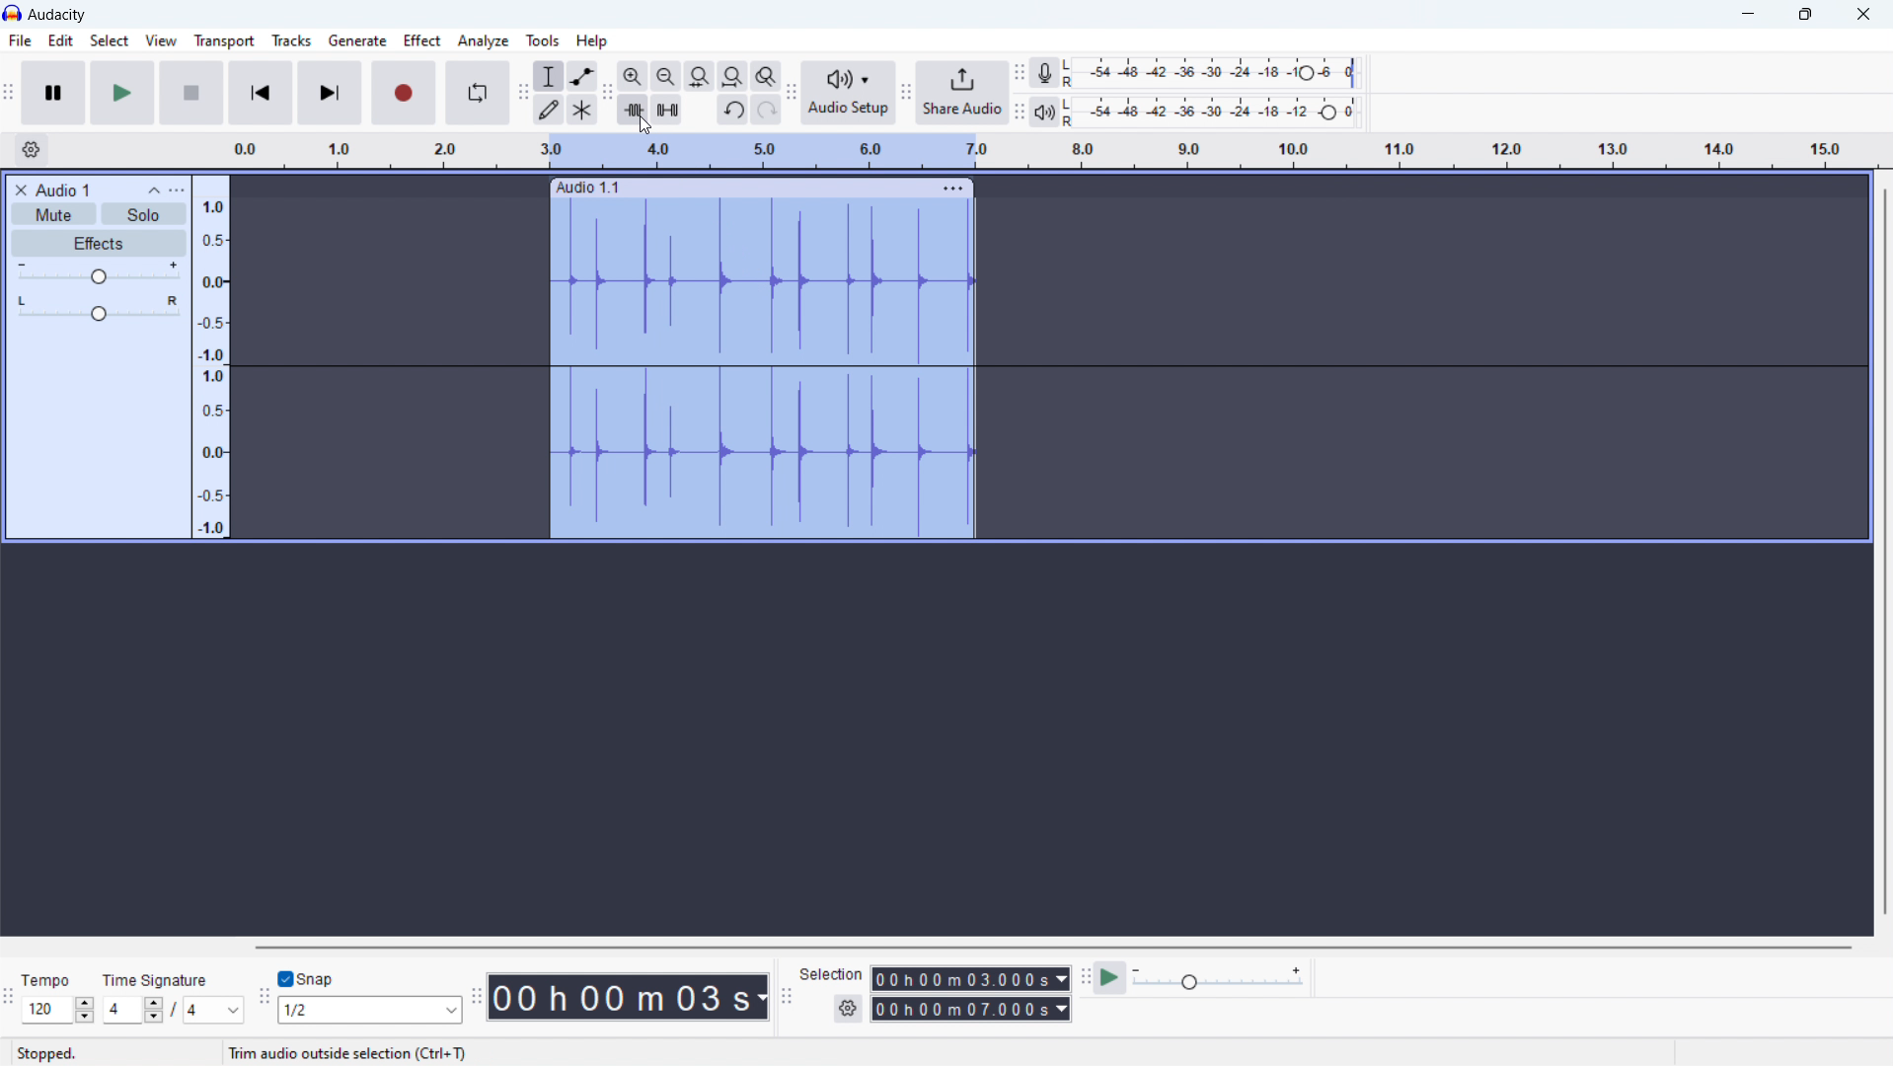  Describe the element at coordinates (21, 190) in the screenshot. I see `delete audio` at that location.